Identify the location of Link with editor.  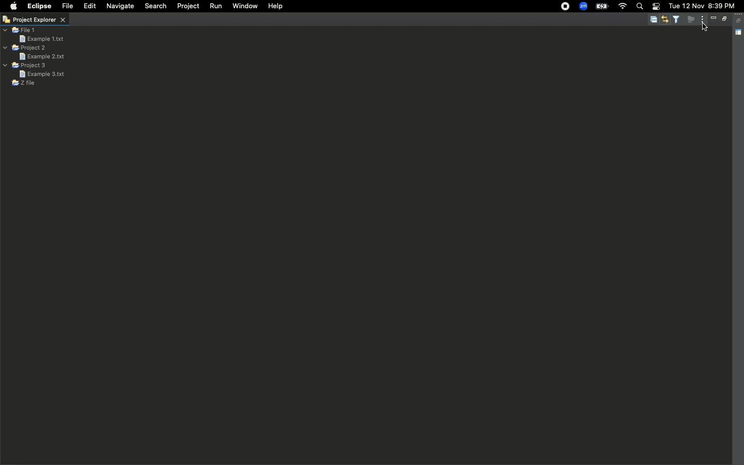
(666, 20).